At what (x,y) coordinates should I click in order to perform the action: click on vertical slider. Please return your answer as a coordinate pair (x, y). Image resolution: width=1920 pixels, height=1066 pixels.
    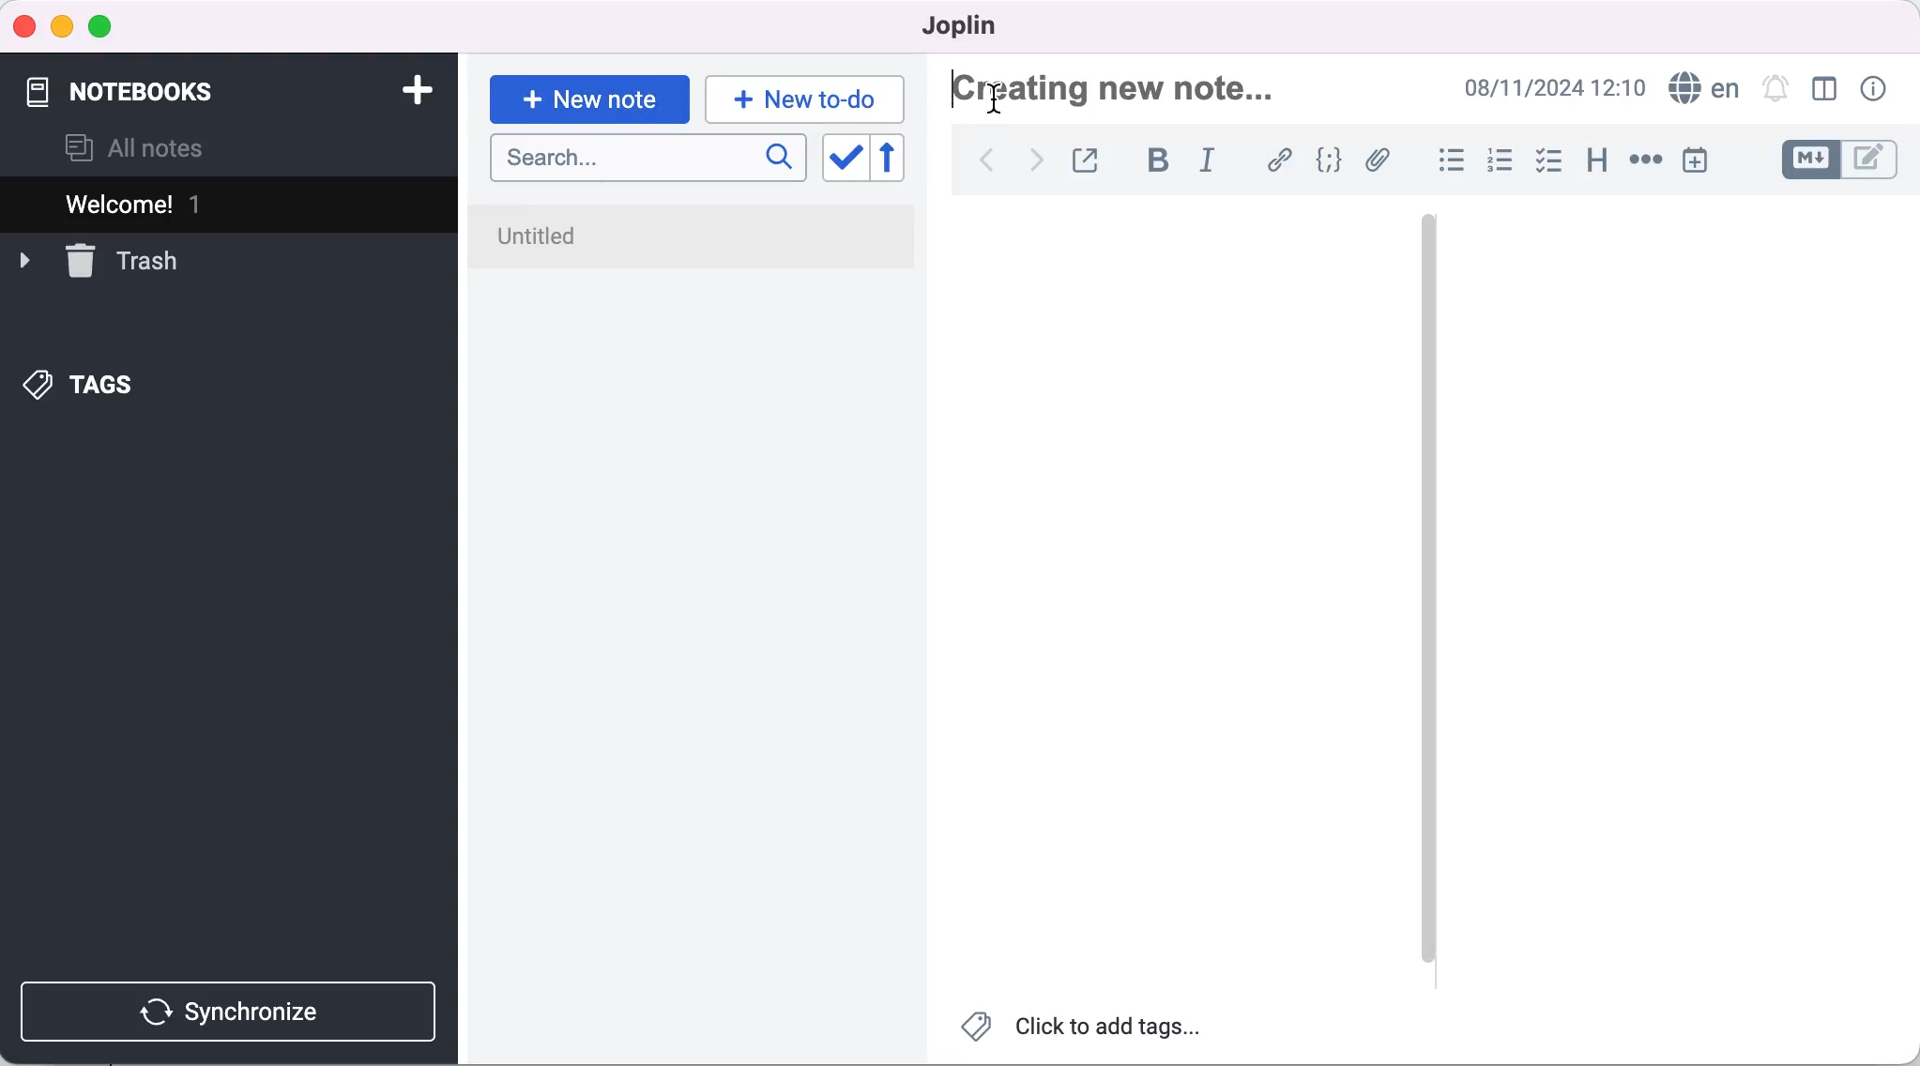
    Looking at the image, I should click on (1427, 600).